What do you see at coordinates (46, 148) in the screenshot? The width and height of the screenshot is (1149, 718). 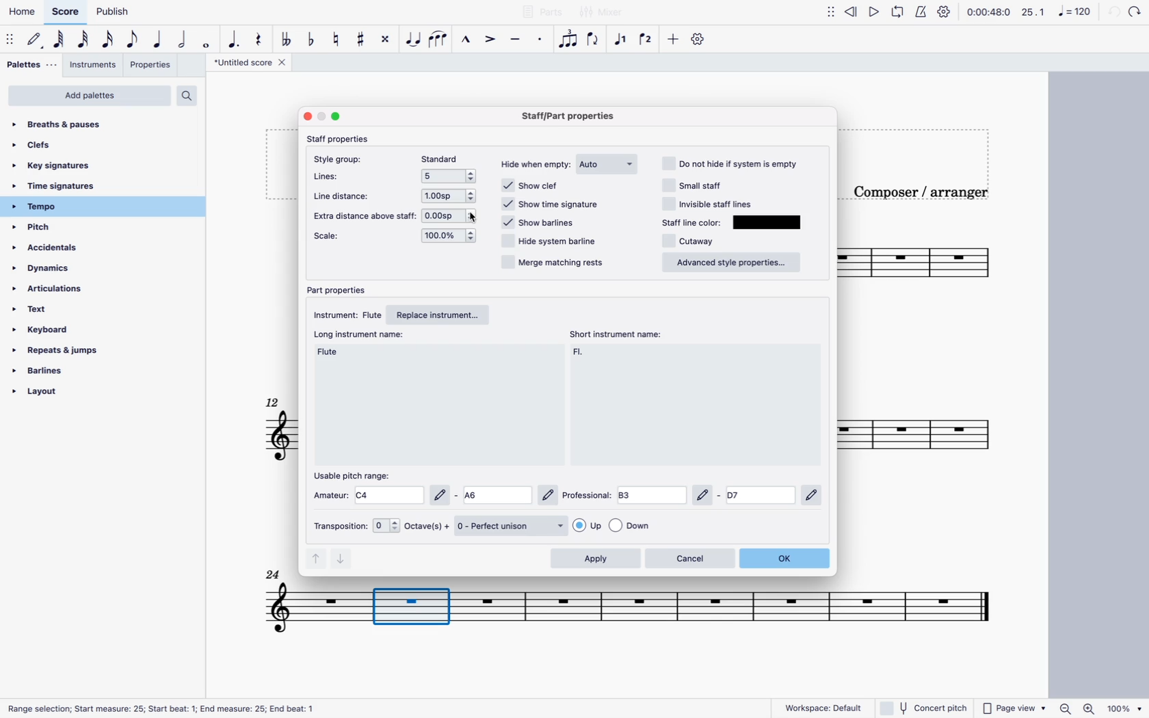 I see `clefs` at bounding box center [46, 148].